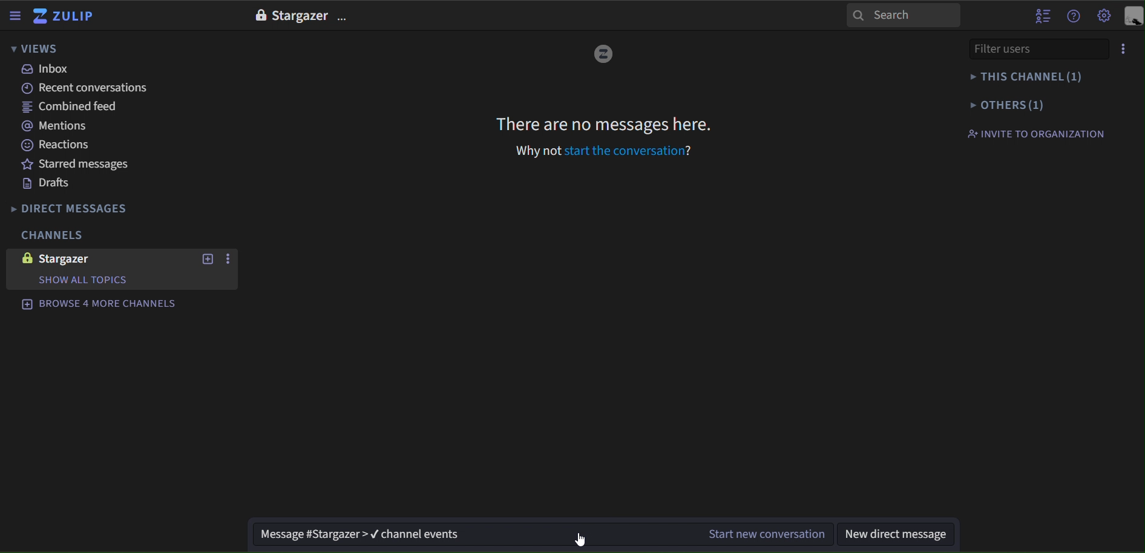 This screenshot has height=553, width=1145. Describe the element at coordinates (90, 88) in the screenshot. I see `recent conversations` at that location.